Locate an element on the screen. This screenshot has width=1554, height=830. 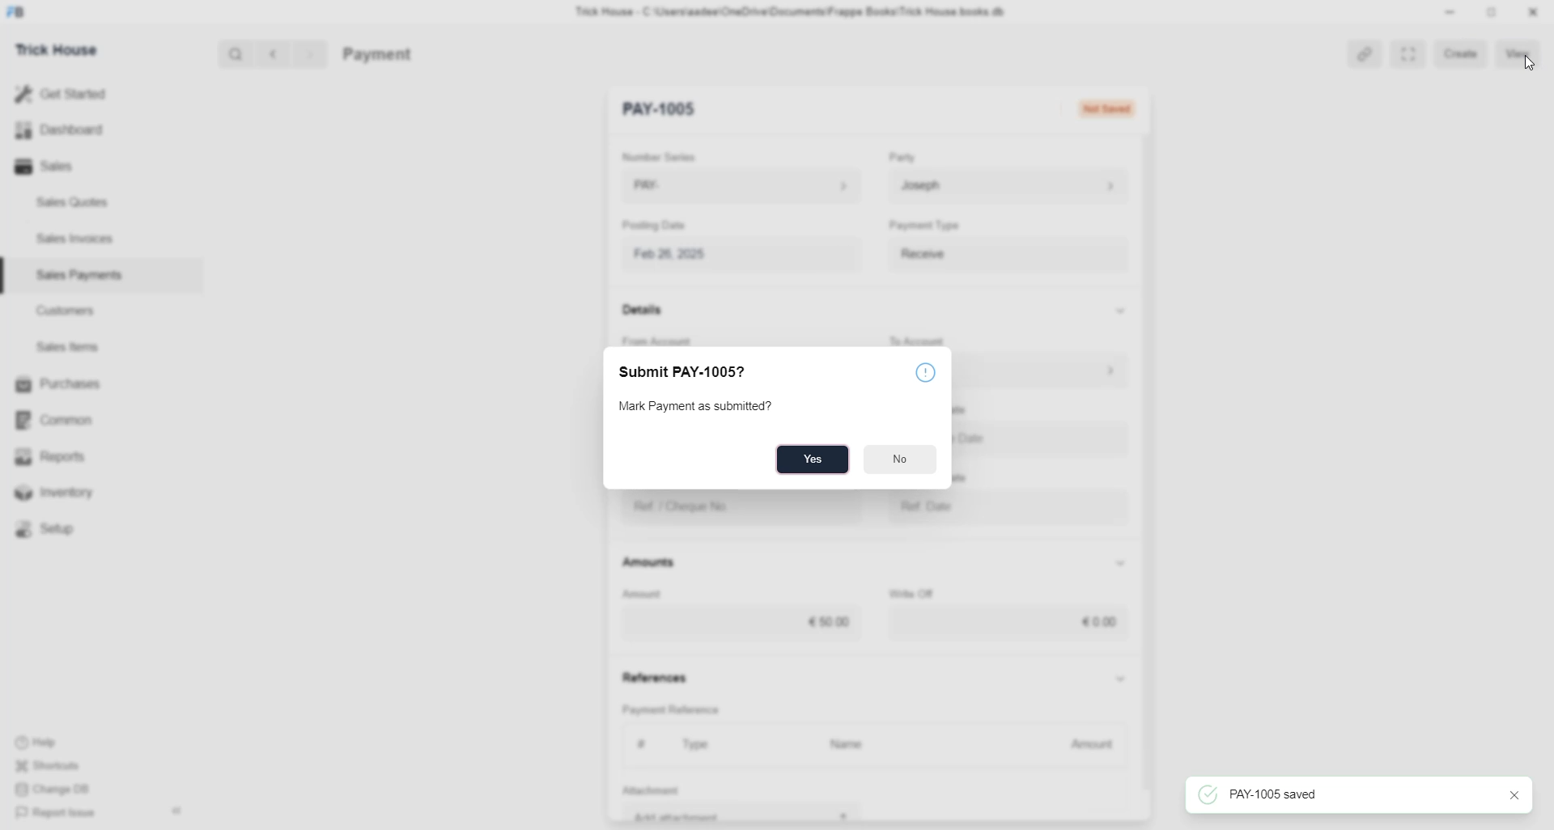
Inventory is located at coordinates (73, 491).